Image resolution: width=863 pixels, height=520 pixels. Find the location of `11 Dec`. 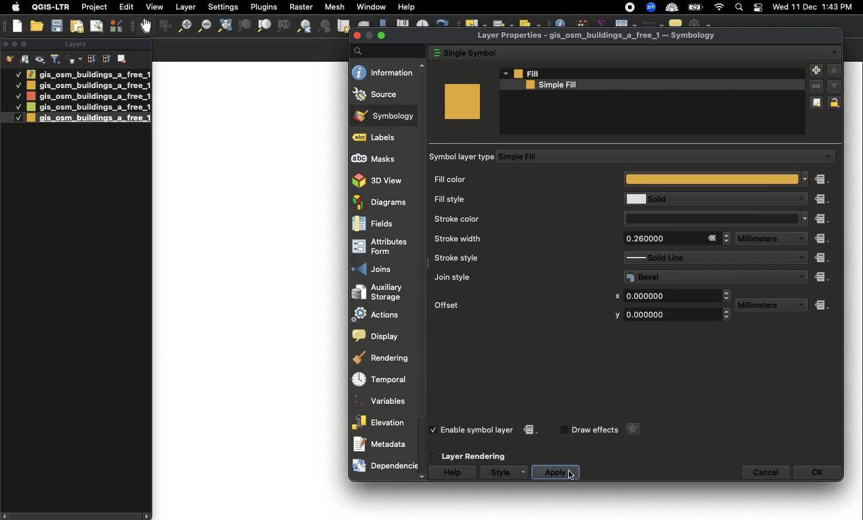

11 Dec is located at coordinates (805, 8).